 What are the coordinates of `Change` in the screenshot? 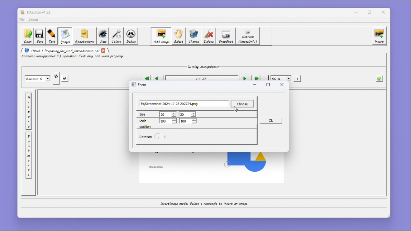 It's located at (194, 36).